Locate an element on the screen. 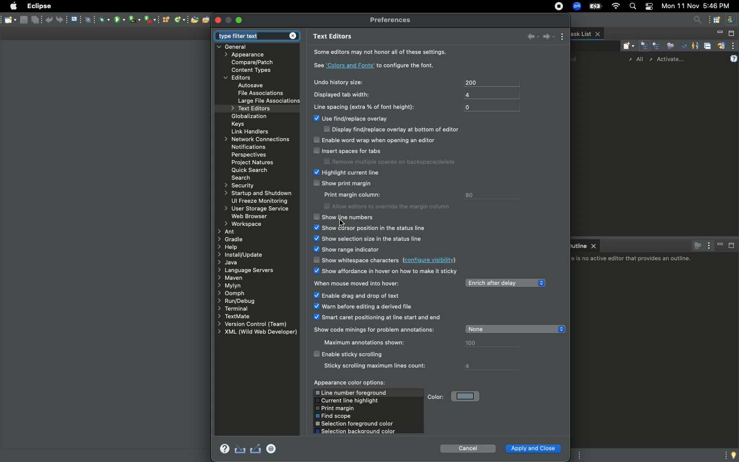 The height and width of the screenshot is (462, 739). Globalization is located at coordinates (249, 117).